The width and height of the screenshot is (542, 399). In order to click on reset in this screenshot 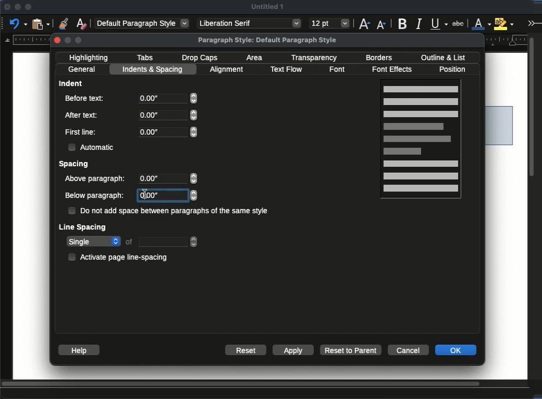, I will do `click(246, 349)`.